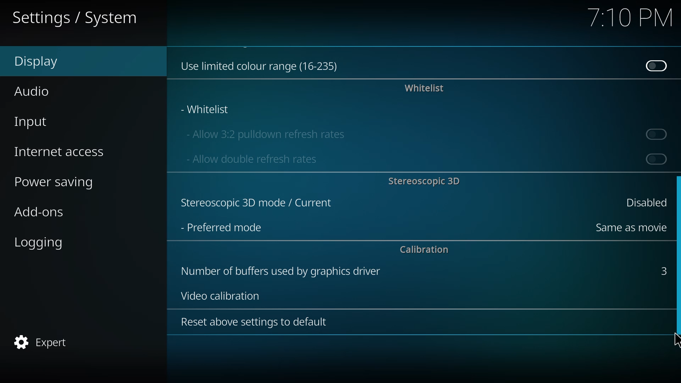  I want to click on disabled, so click(642, 202).